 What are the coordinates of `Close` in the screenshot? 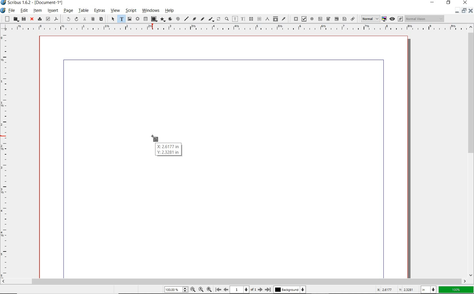 It's located at (470, 11).